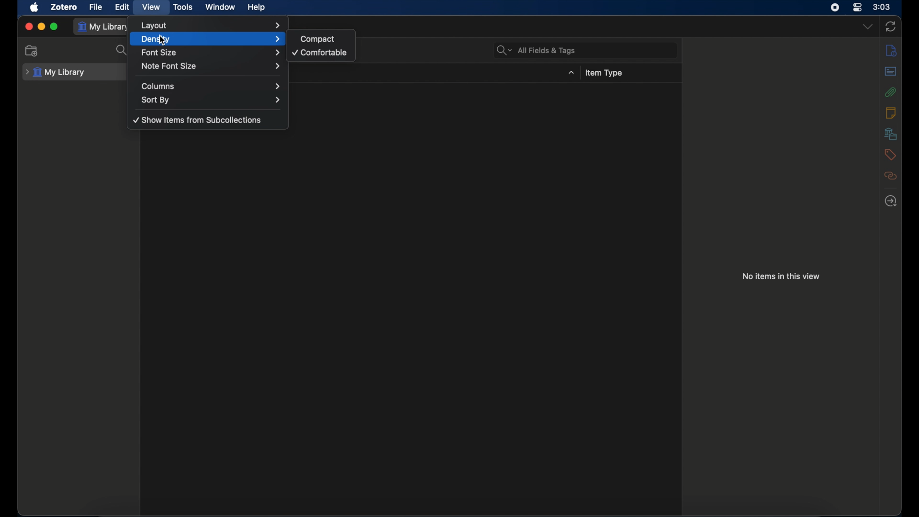 The image size is (919, 517). What do you see at coordinates (318, 39) in the screenshot?
I see `compact` at bounding box center [318, 39].